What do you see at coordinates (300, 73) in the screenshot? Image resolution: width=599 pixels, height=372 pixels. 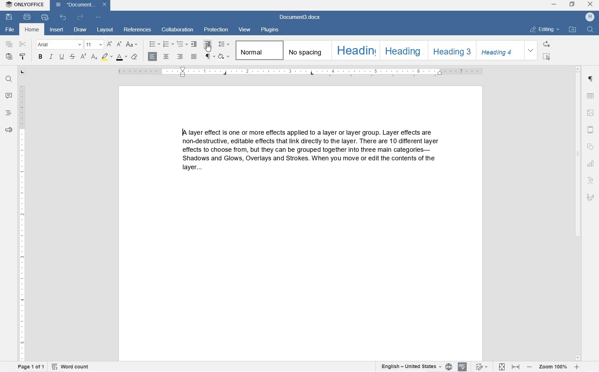 I see `RULER` at bounding box center [300, 73].